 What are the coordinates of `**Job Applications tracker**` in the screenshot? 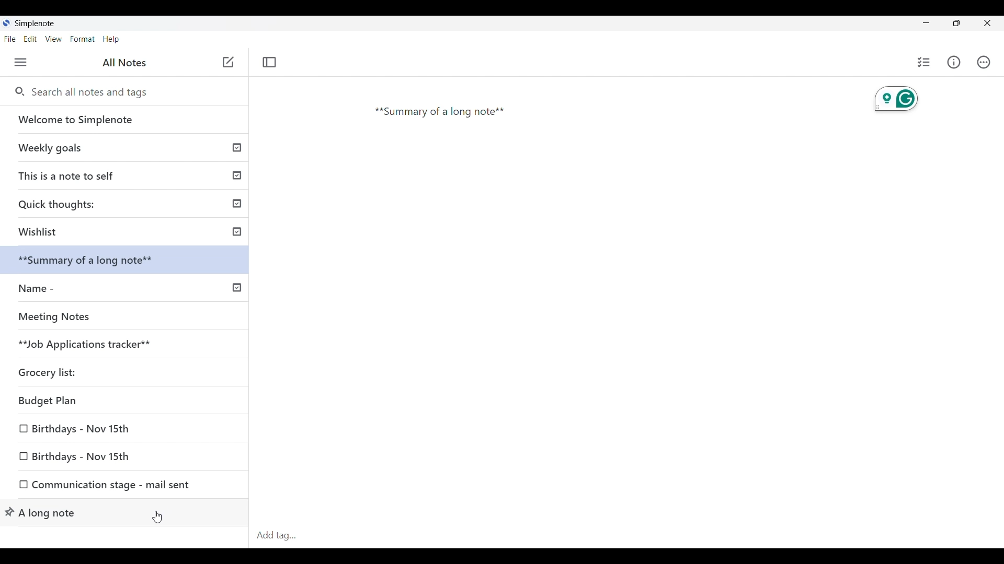 It's located at (85, 343).